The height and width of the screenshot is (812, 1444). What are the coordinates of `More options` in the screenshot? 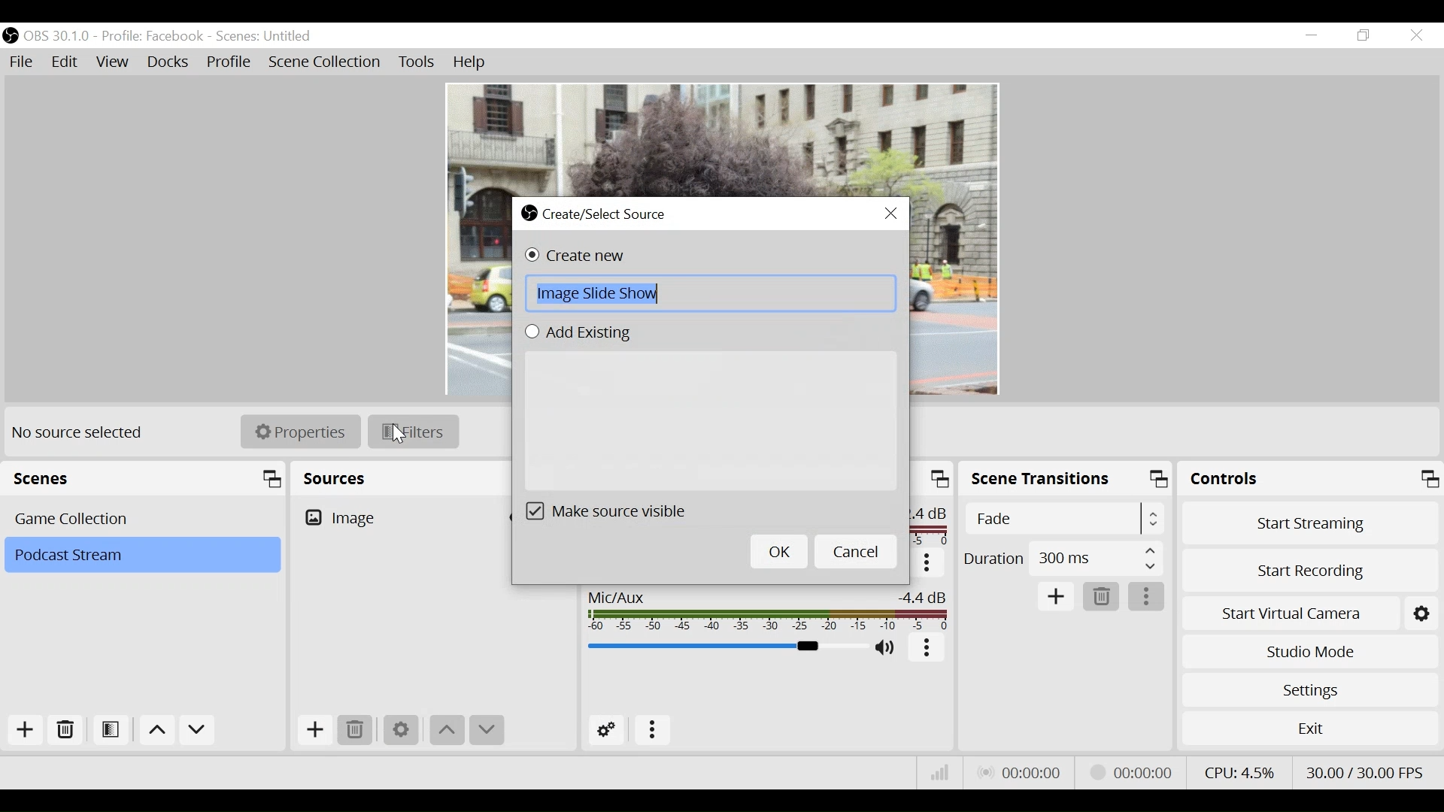 It's located at (654, 731).